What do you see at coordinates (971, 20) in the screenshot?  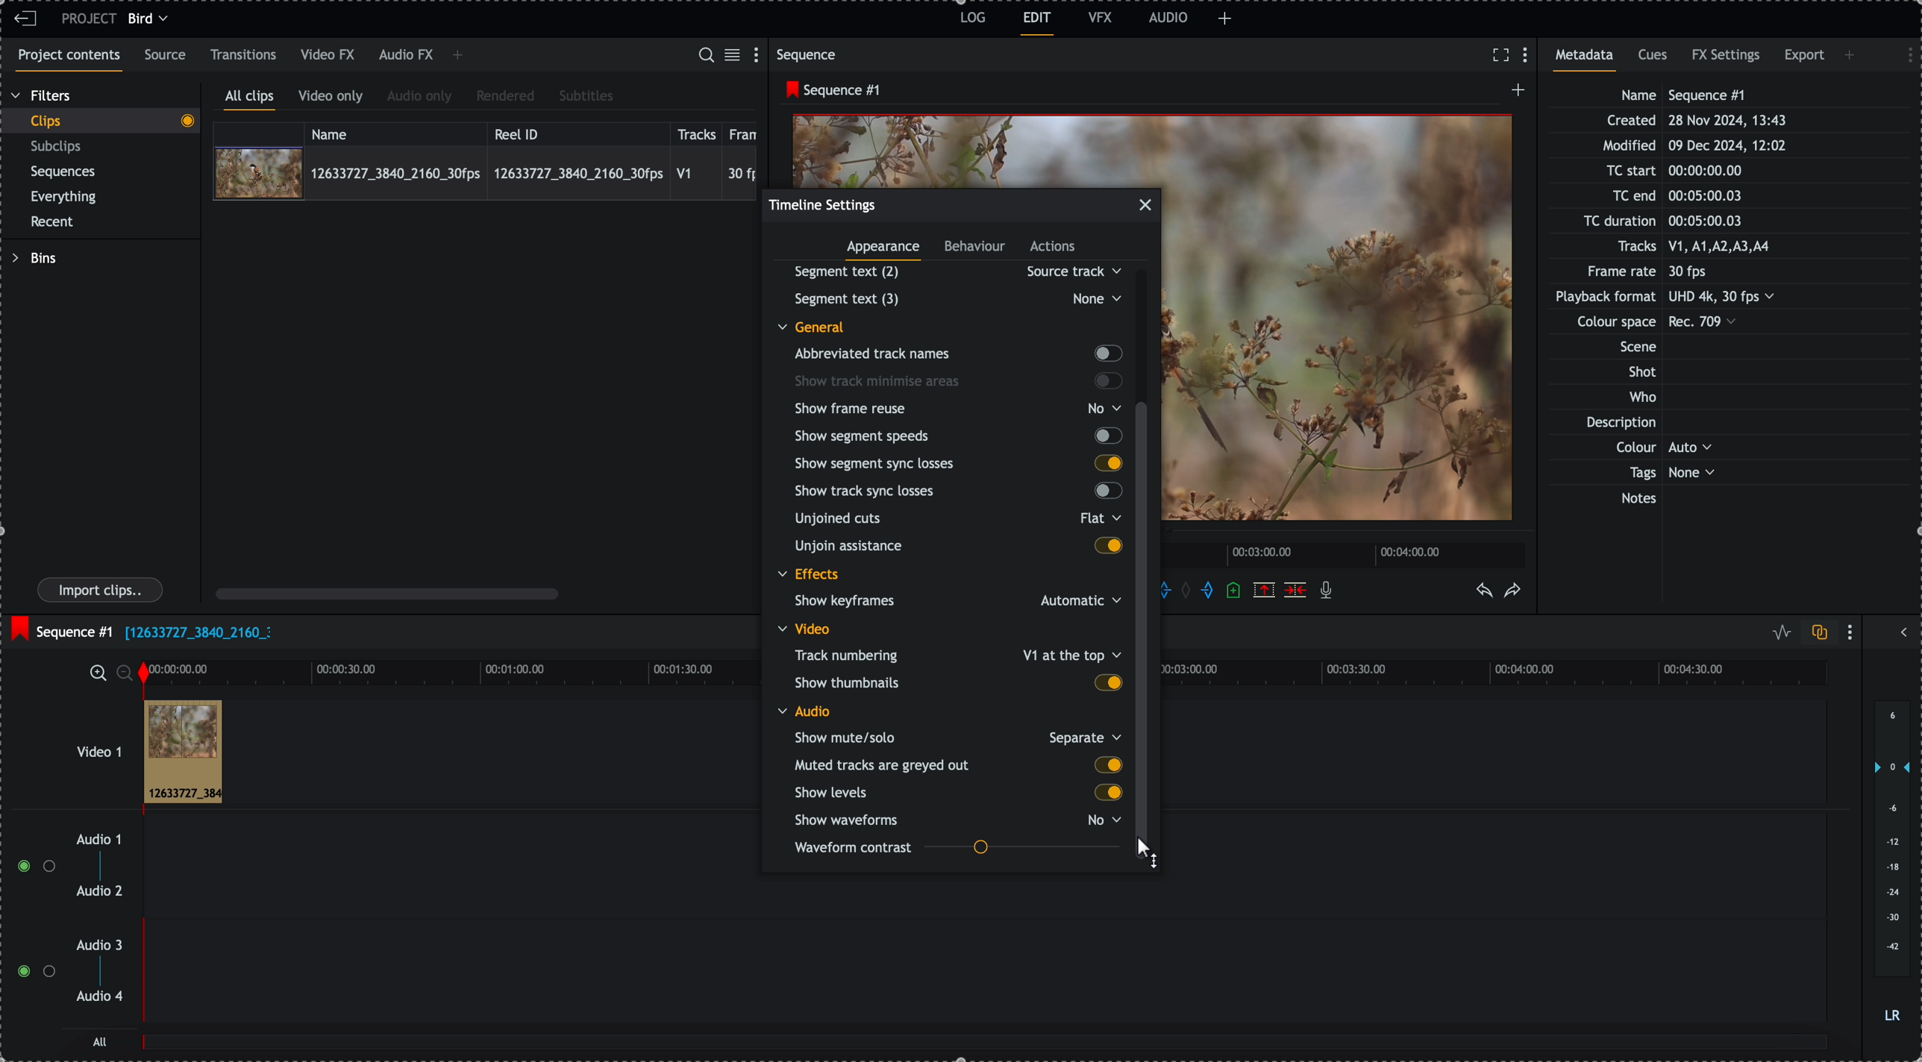 I see `log` at bounding box center [971, 20].